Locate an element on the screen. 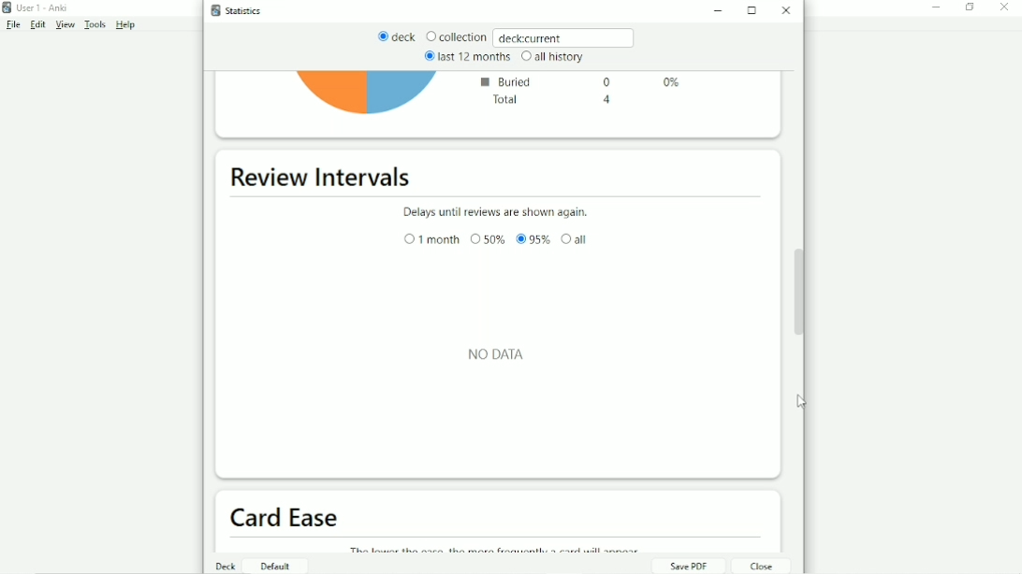 Image resolution: width=1022 pixels, height=574 pixels. Total 4 is located at coordinates (551, 101).